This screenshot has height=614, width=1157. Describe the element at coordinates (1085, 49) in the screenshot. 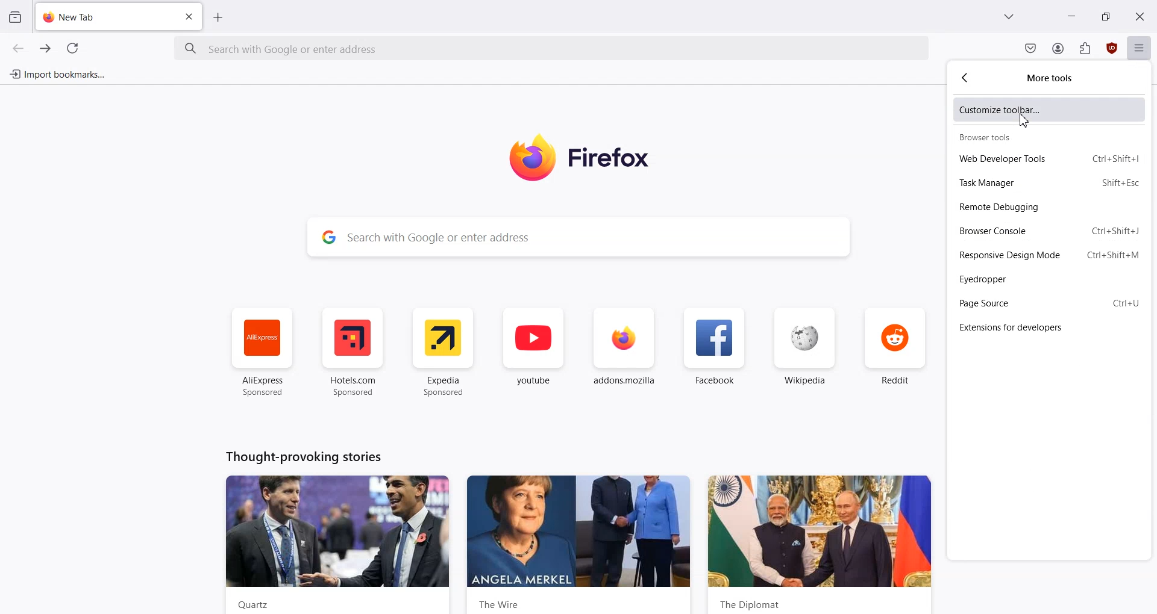

I see `Extensions` at that location.